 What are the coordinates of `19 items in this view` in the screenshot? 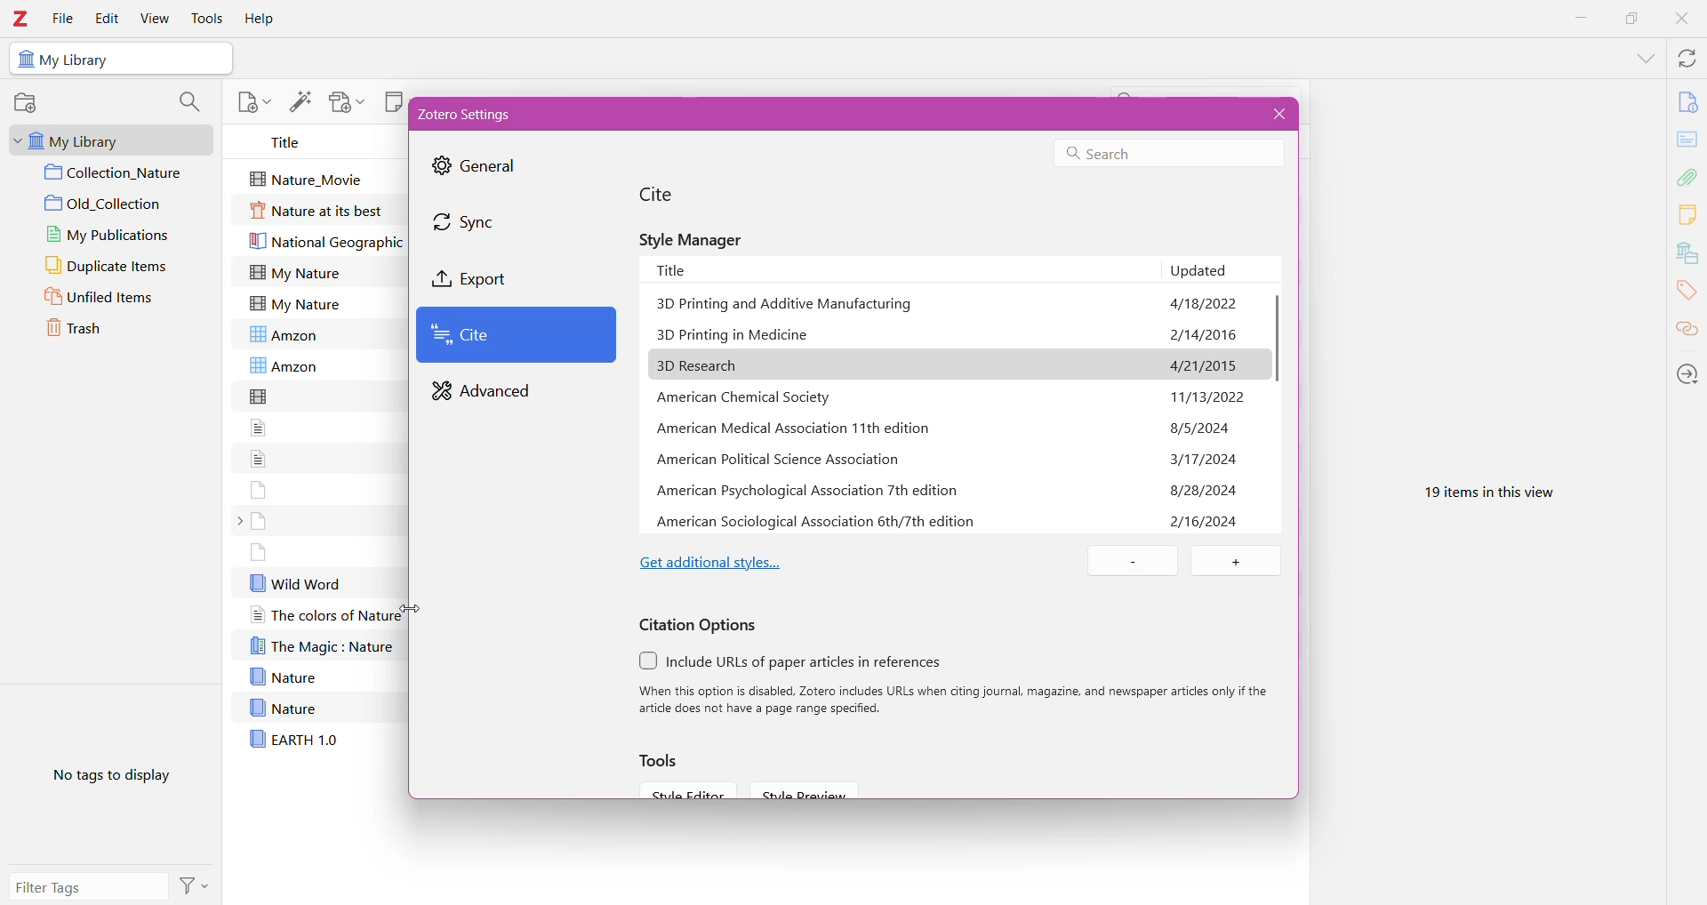 It's located at (1484, 489).